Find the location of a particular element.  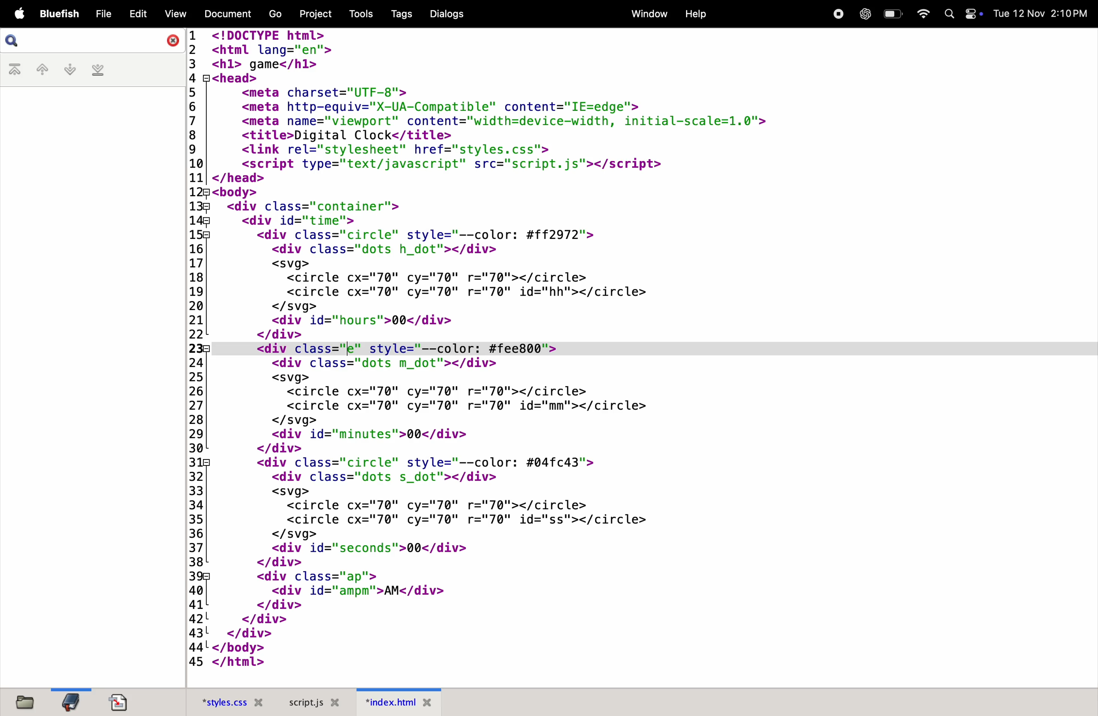

help is located at coordinates (698, 15).